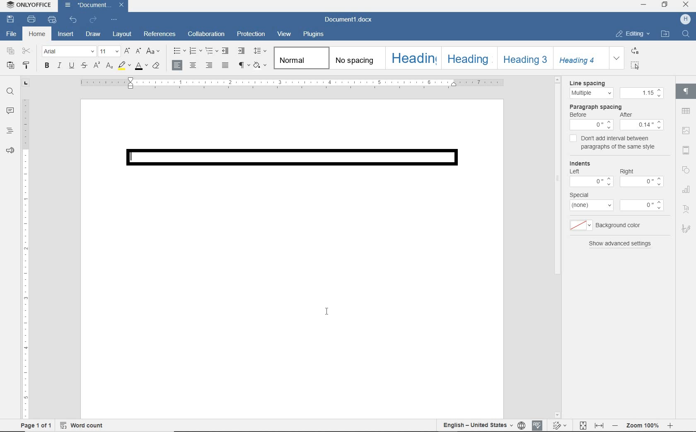  Describe the element at coordinates (94, 34) in the screenshot. I see `draw` at that location.